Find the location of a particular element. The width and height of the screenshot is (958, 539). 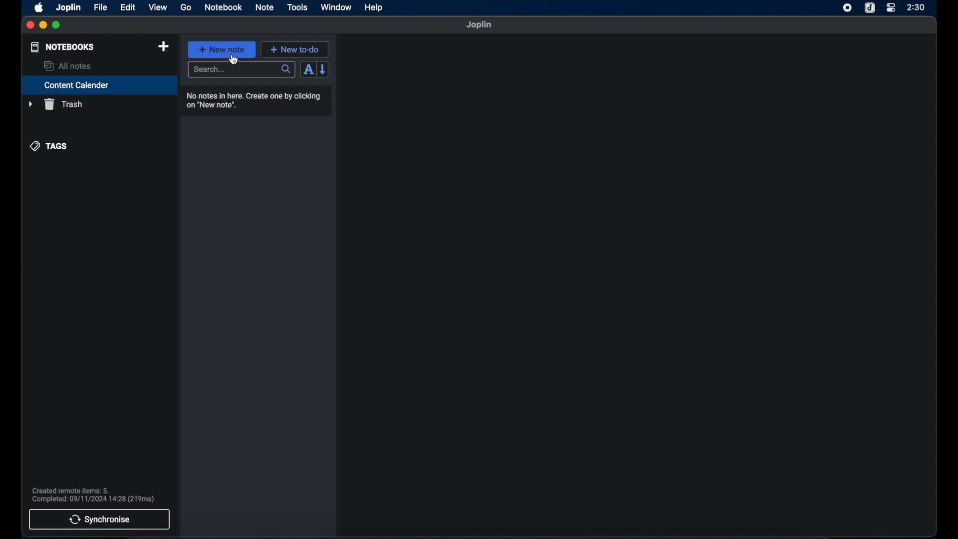

minimize is located at coordinates (42, 25).